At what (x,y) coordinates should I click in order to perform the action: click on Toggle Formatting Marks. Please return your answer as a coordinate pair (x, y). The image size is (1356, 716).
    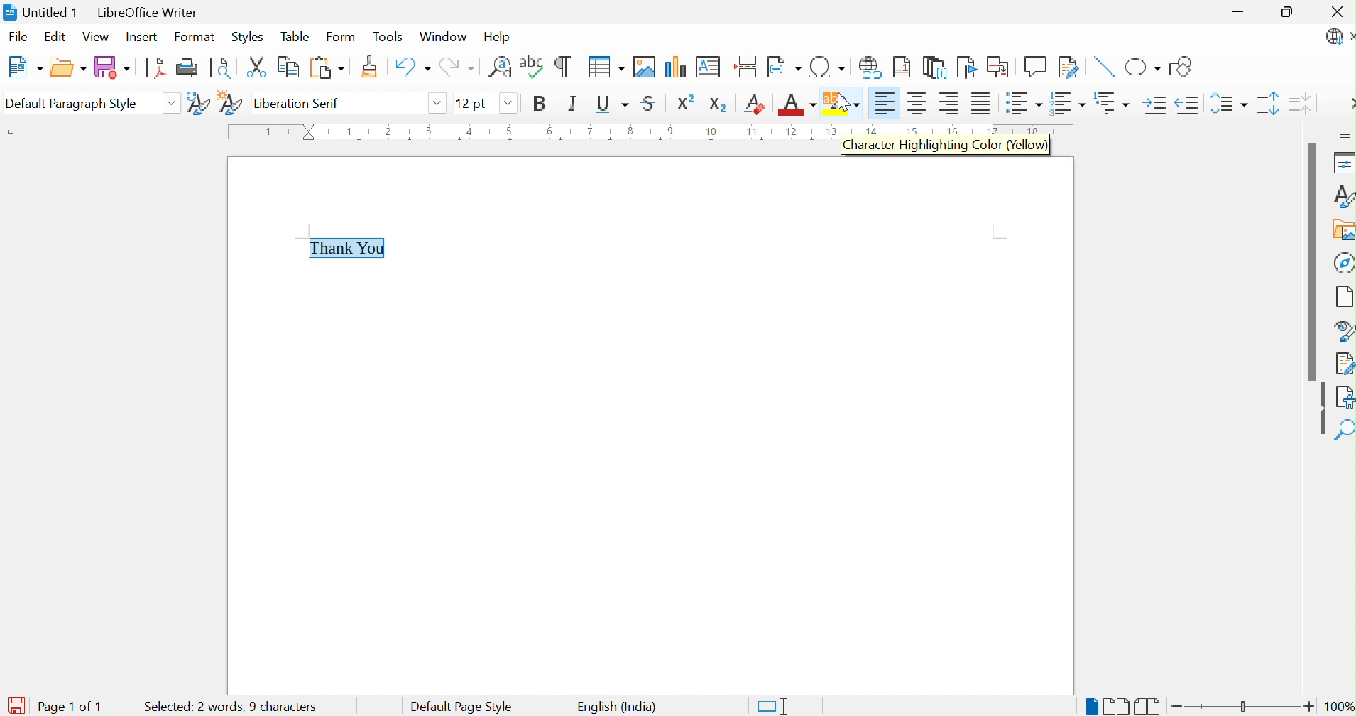
    Looking at the image, I should click on (564, 66).